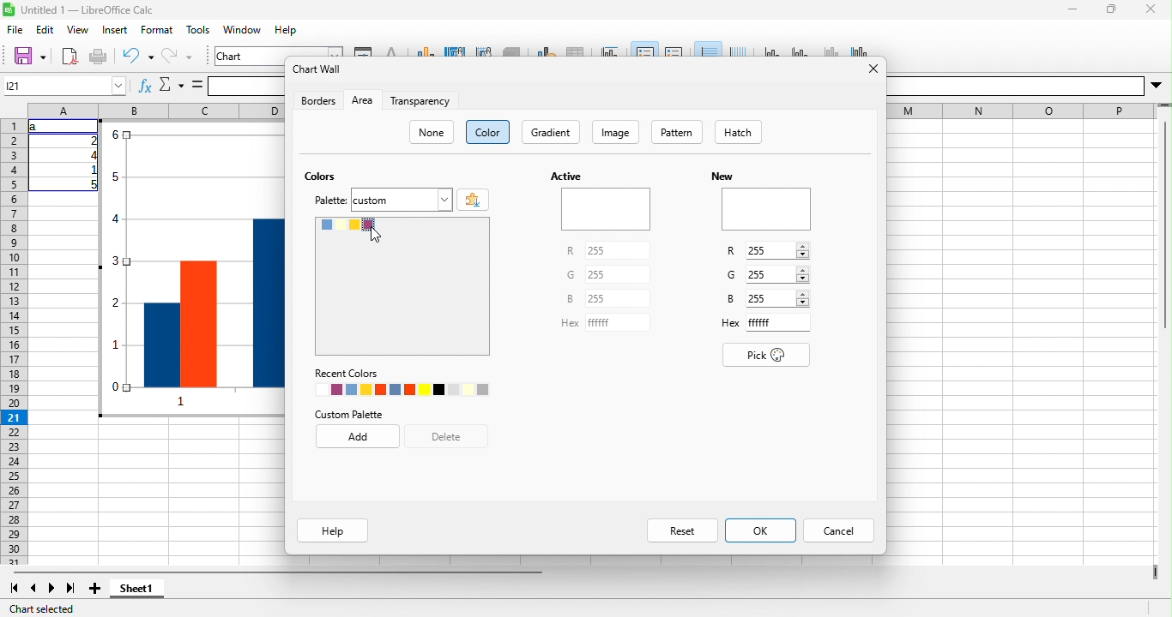 This screenshot has width=1172, height=617. I want to click on sheet1, so click(136, 588).